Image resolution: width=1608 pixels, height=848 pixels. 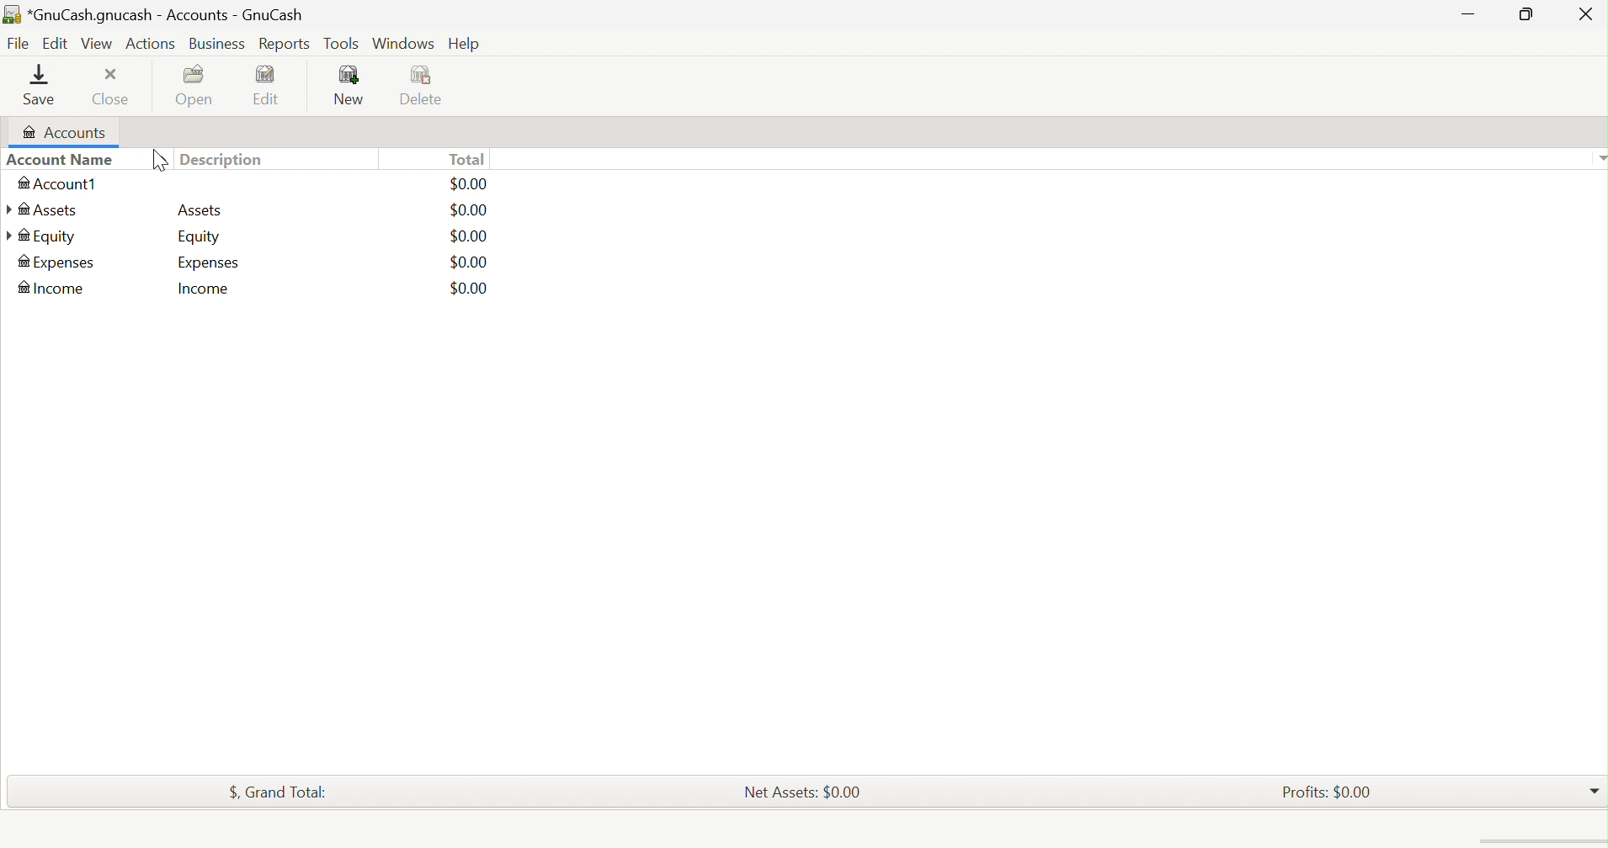 What do you see at coordinates (153, 42) in the screenshot?
I see `Actions` at bounding box center [153, 42].